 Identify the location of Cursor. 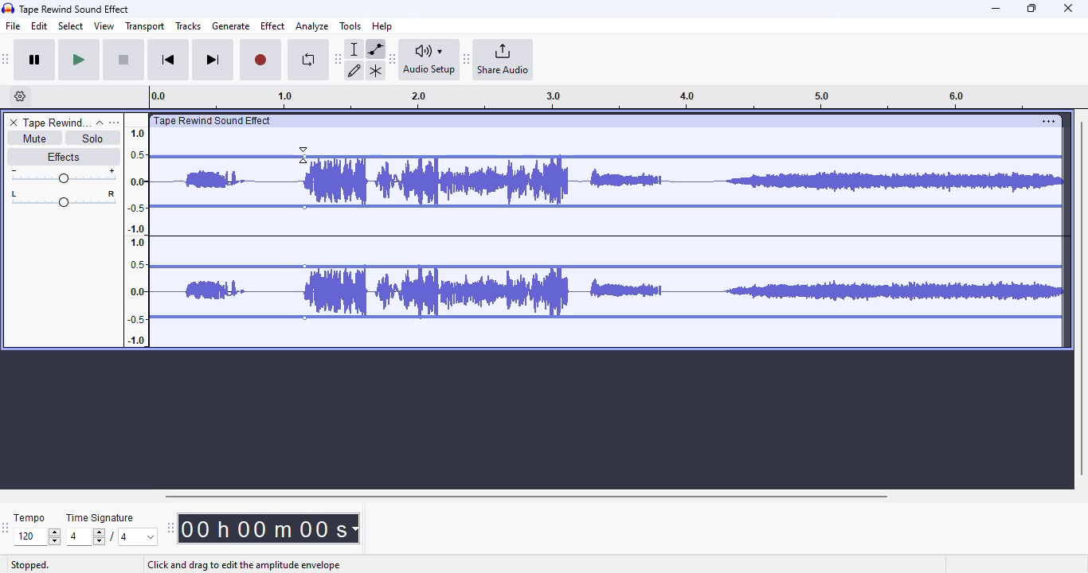
(302, 154).